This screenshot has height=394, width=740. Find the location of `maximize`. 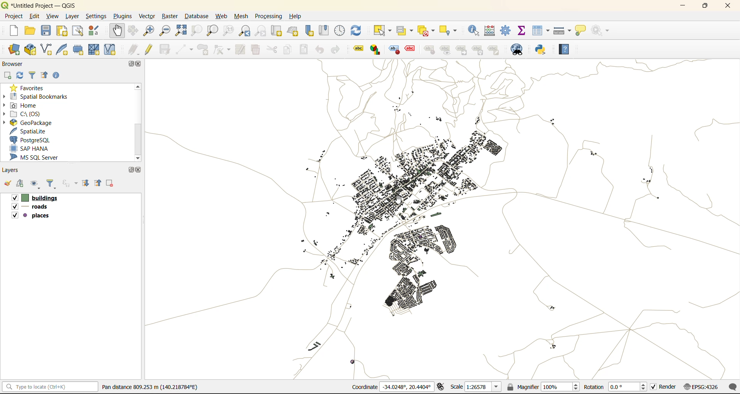

maximize is located at coordinates (129, 170).